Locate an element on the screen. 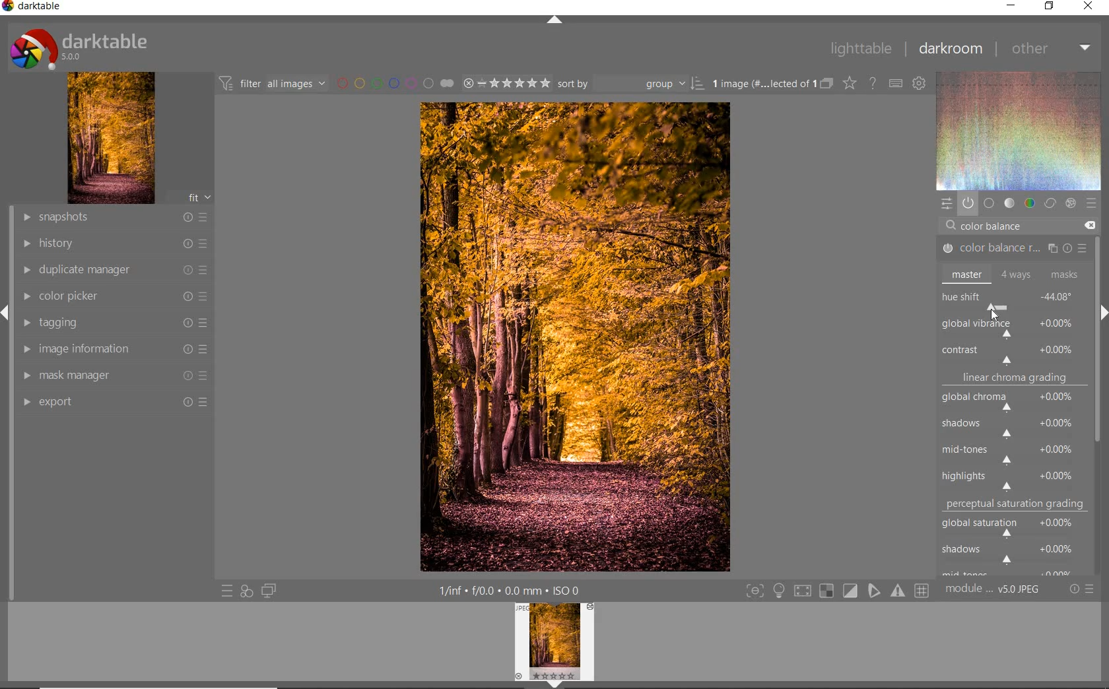 Image resolution: width=1109 pixels, height=689 pixels. change type of overlay is located at coordinates (849, 84).